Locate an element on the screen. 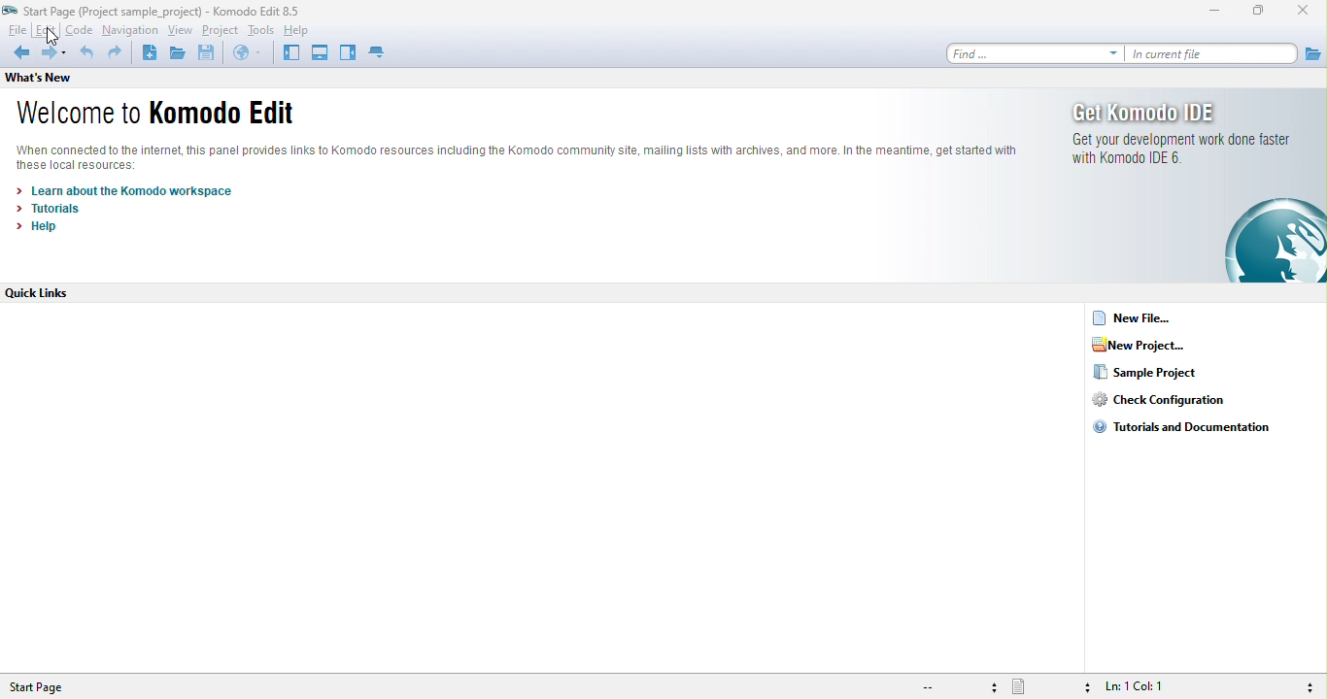 The height and width of the screenshot is (699, 1327). project is located at coordinates (221, 30).